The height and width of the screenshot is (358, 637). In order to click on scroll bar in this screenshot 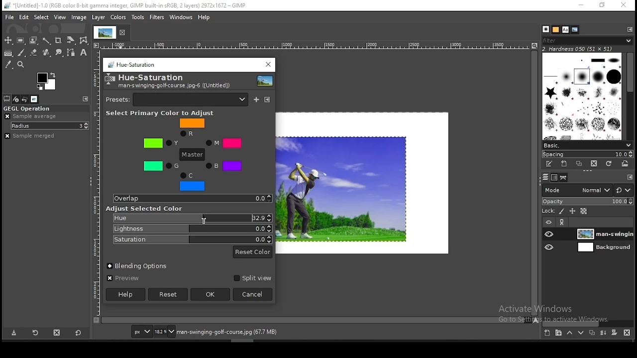, I will do `click(316, 320)`.